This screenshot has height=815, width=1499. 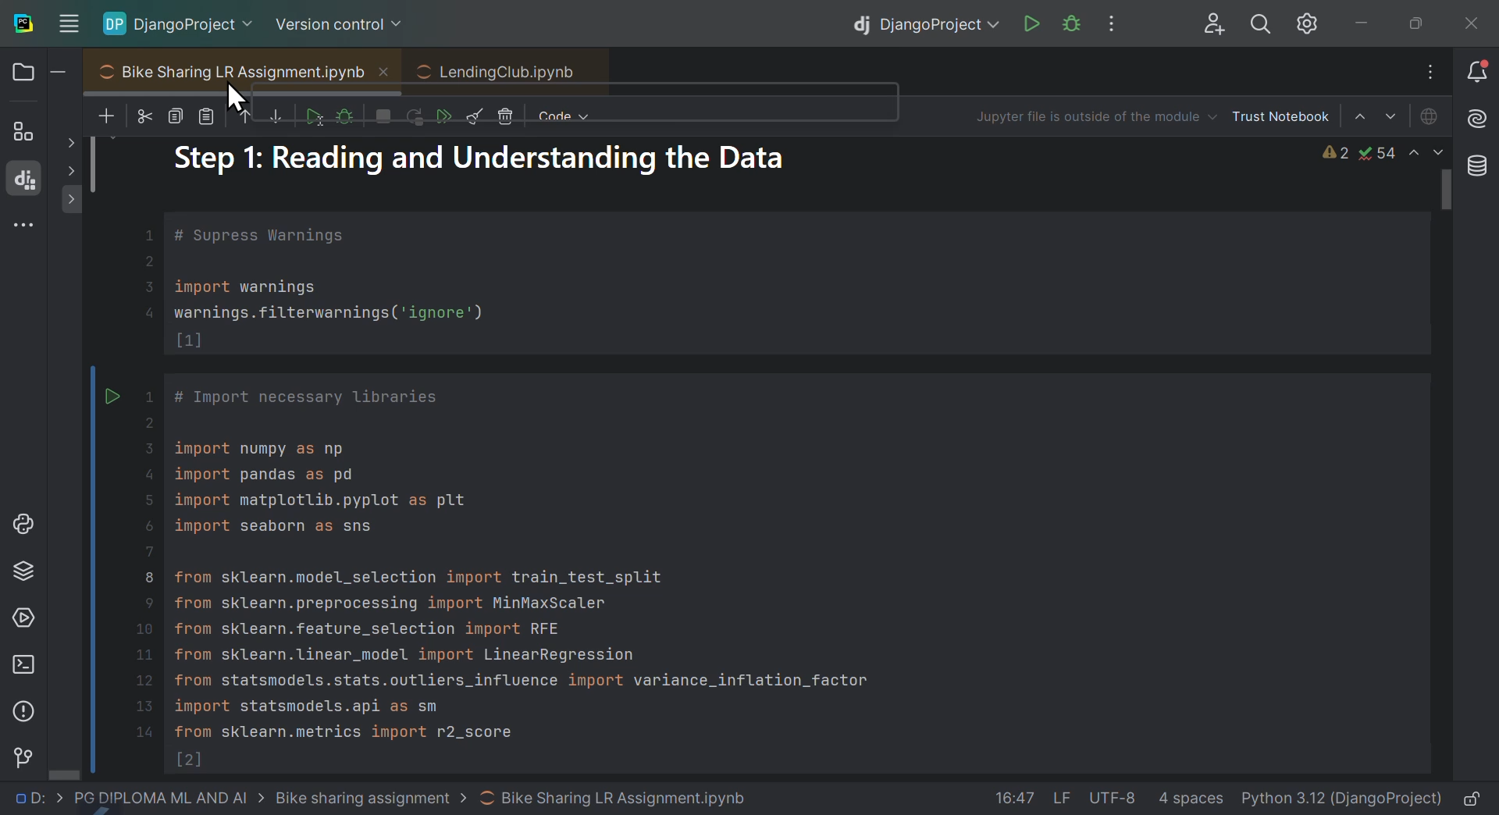 What do you see at coordinates (505, 69) in the screenshot?
I see `LendingClub.ipynb` at bounding box center [505, 69].